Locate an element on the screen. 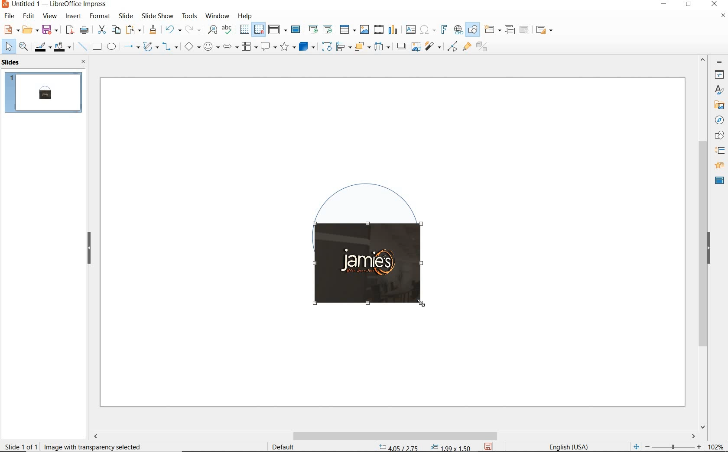  3d objects is located at coordinates (307, 47).